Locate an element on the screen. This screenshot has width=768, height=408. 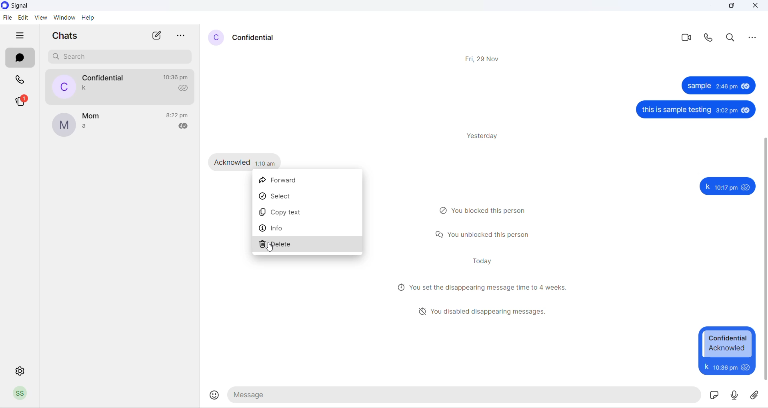
contact name is located at coordinates (105, 78).